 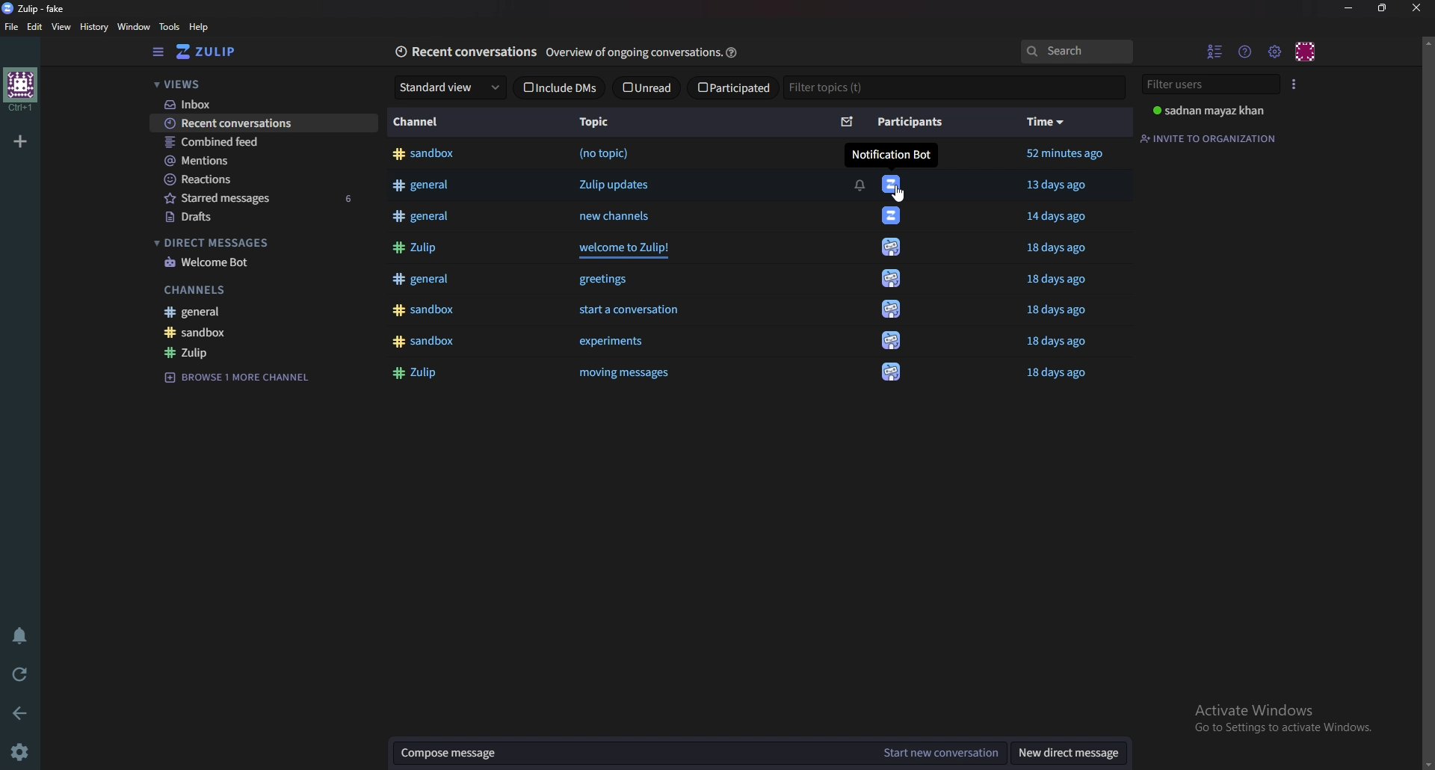 I want to click on Sandbox, so click(x=249, y=333).